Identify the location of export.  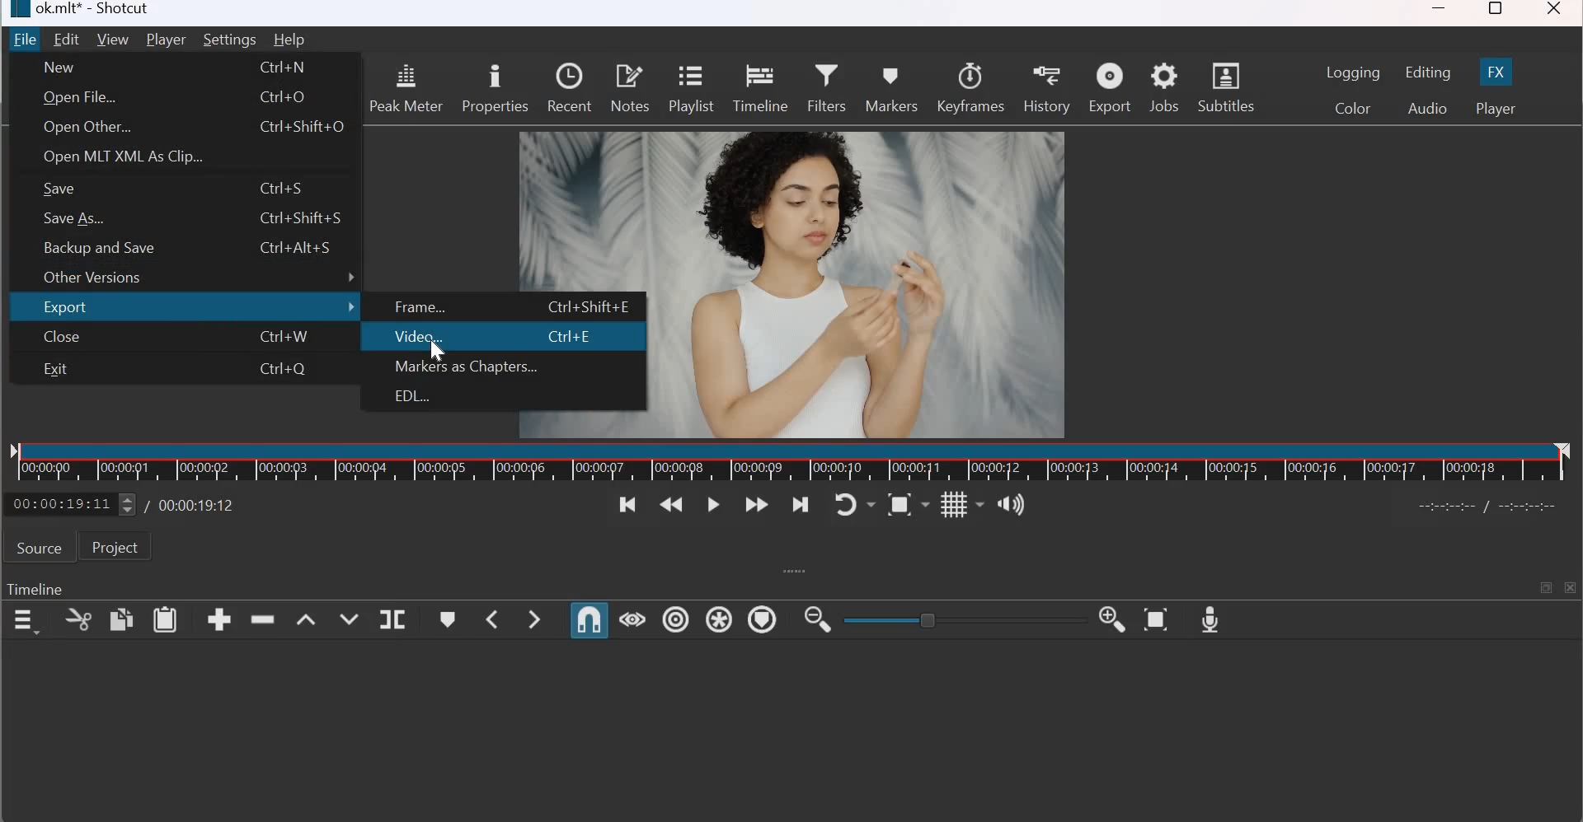
(195, 307).